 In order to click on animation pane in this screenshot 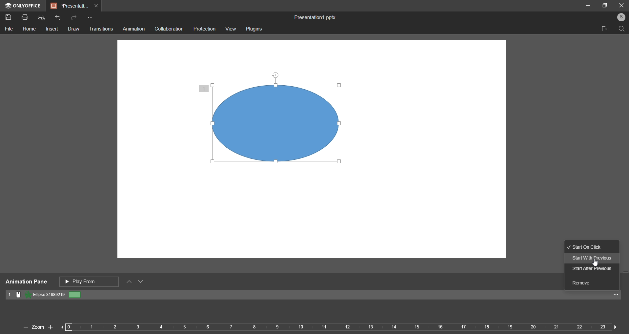, I will do `click(26, 282)`.